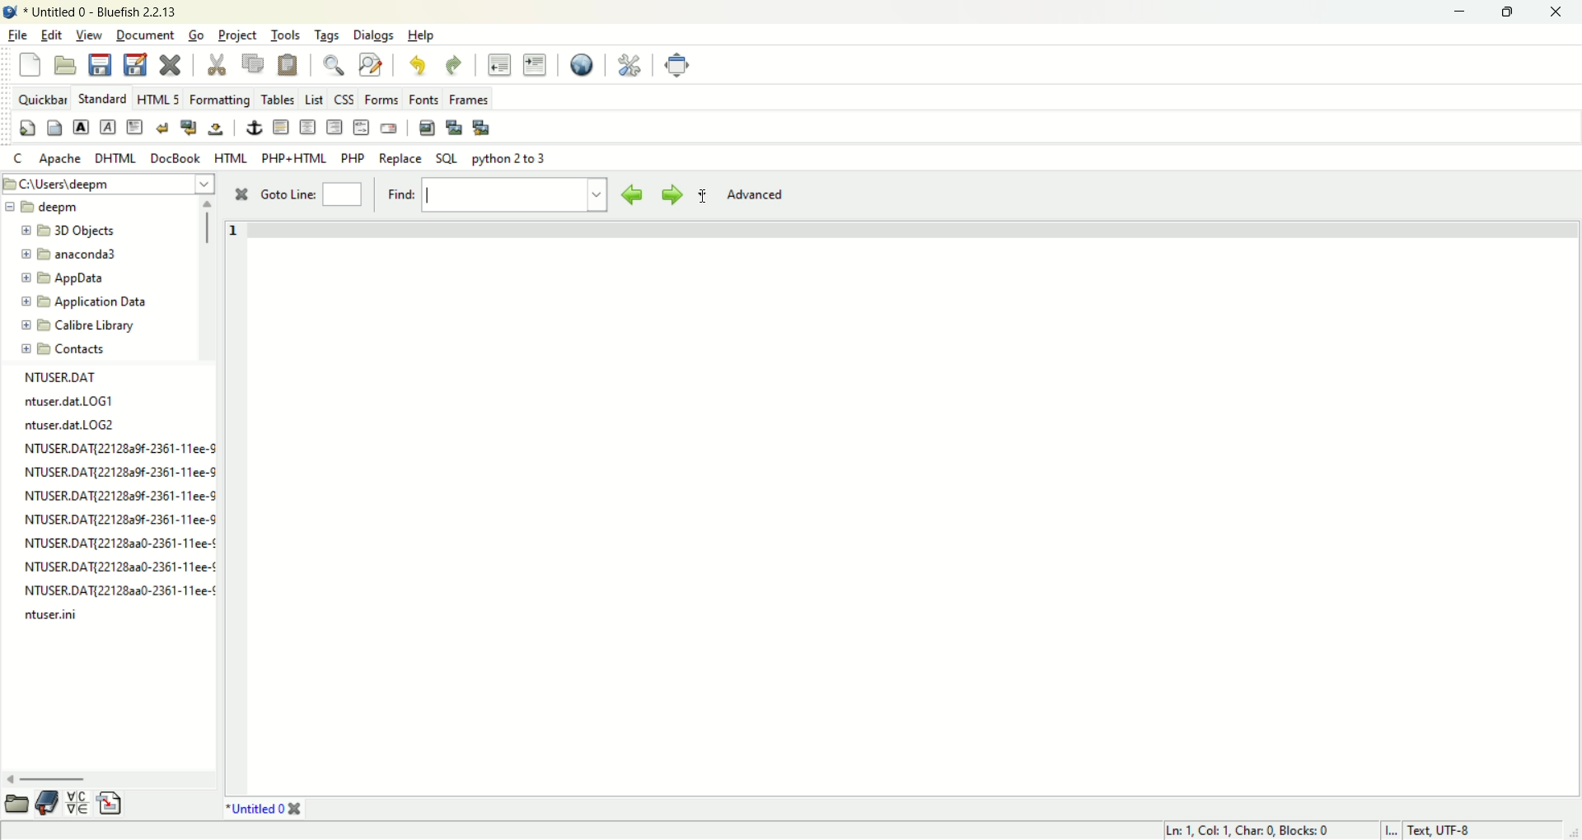  I want to click on quickstart, so click(29, 128).